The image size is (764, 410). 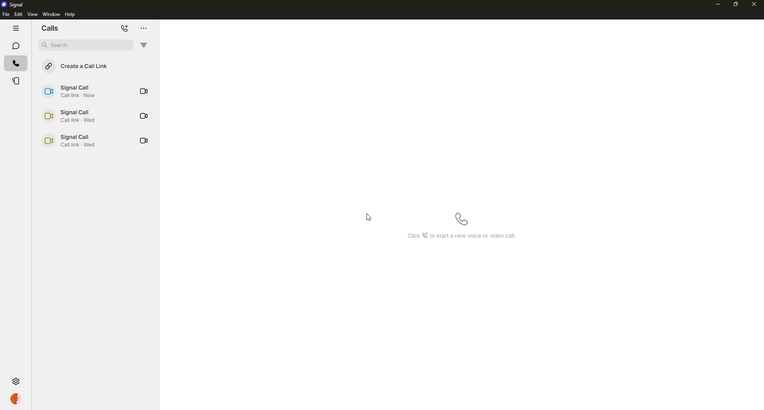 I want to click on settings, so click(x=16, y=381).